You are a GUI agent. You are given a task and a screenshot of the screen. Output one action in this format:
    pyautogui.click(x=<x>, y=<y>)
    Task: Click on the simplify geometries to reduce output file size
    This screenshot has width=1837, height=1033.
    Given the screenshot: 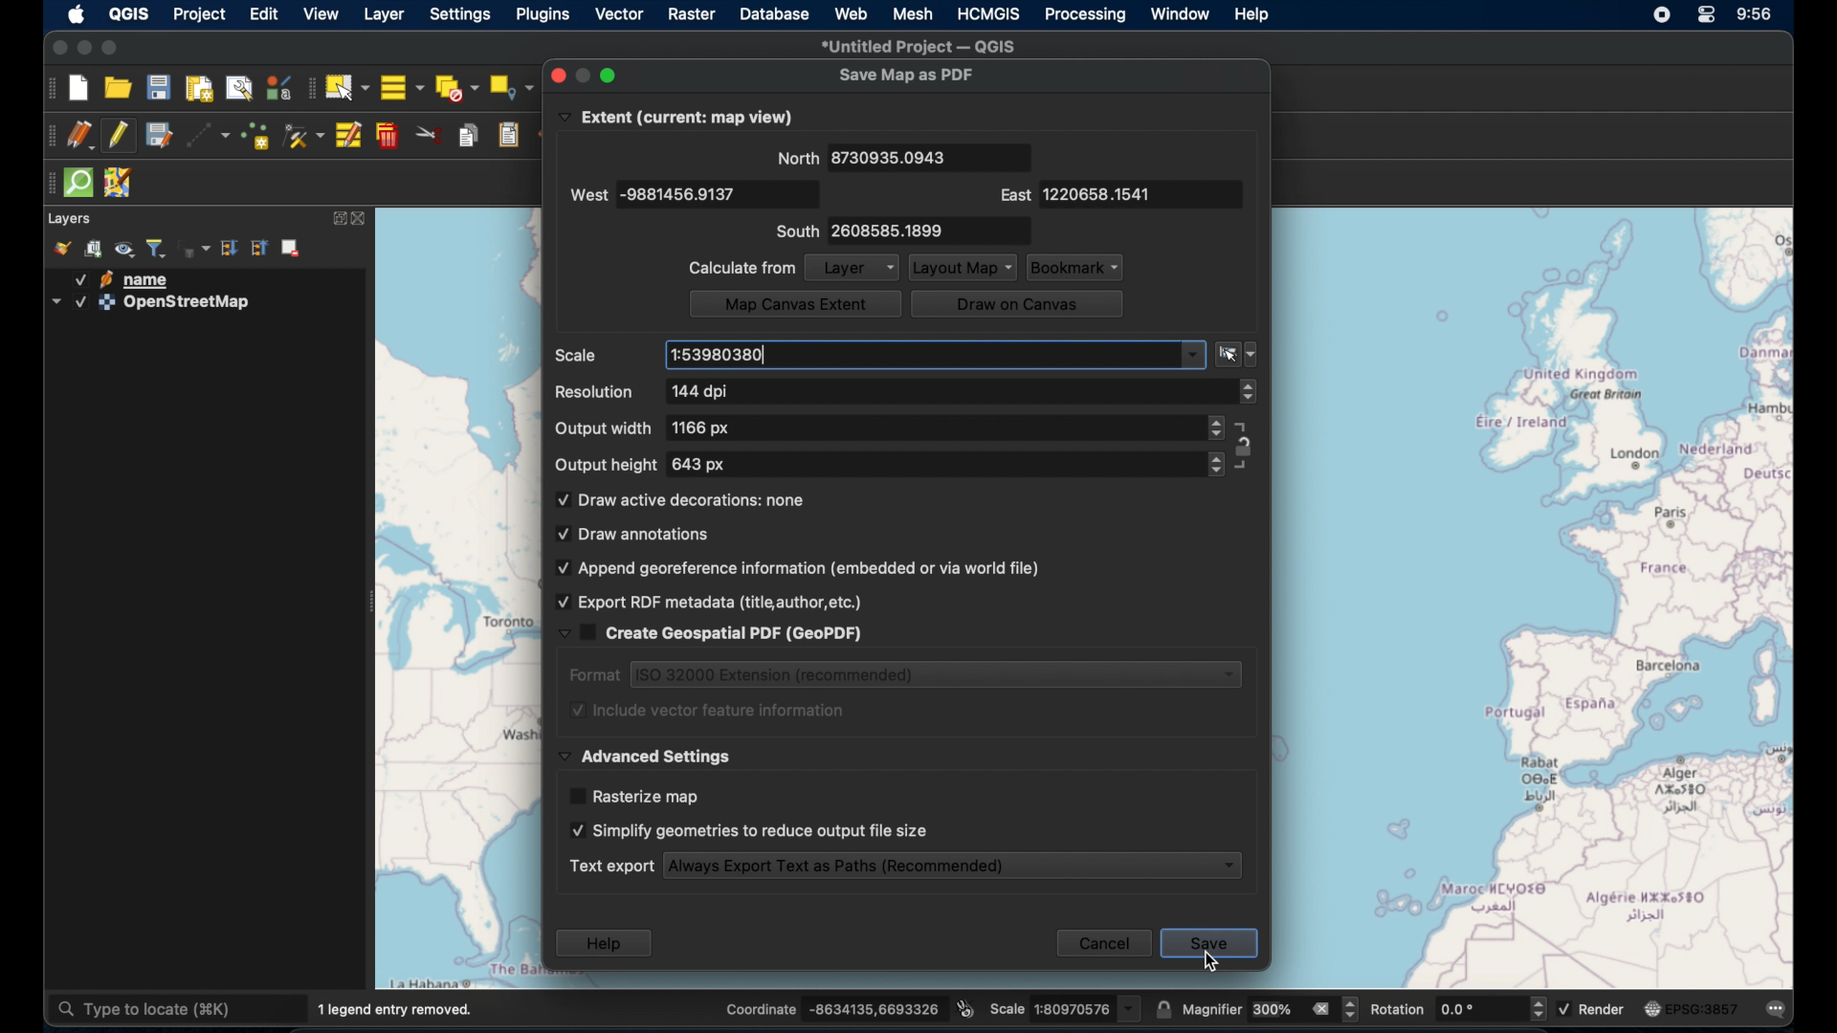 What is the action you would take?
    pyautogui.click(x=747, y=827)
    